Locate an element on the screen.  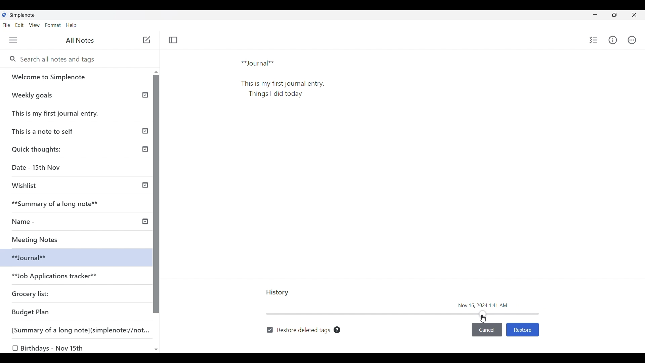
This is a note to self is located at coordinates (45, 131).